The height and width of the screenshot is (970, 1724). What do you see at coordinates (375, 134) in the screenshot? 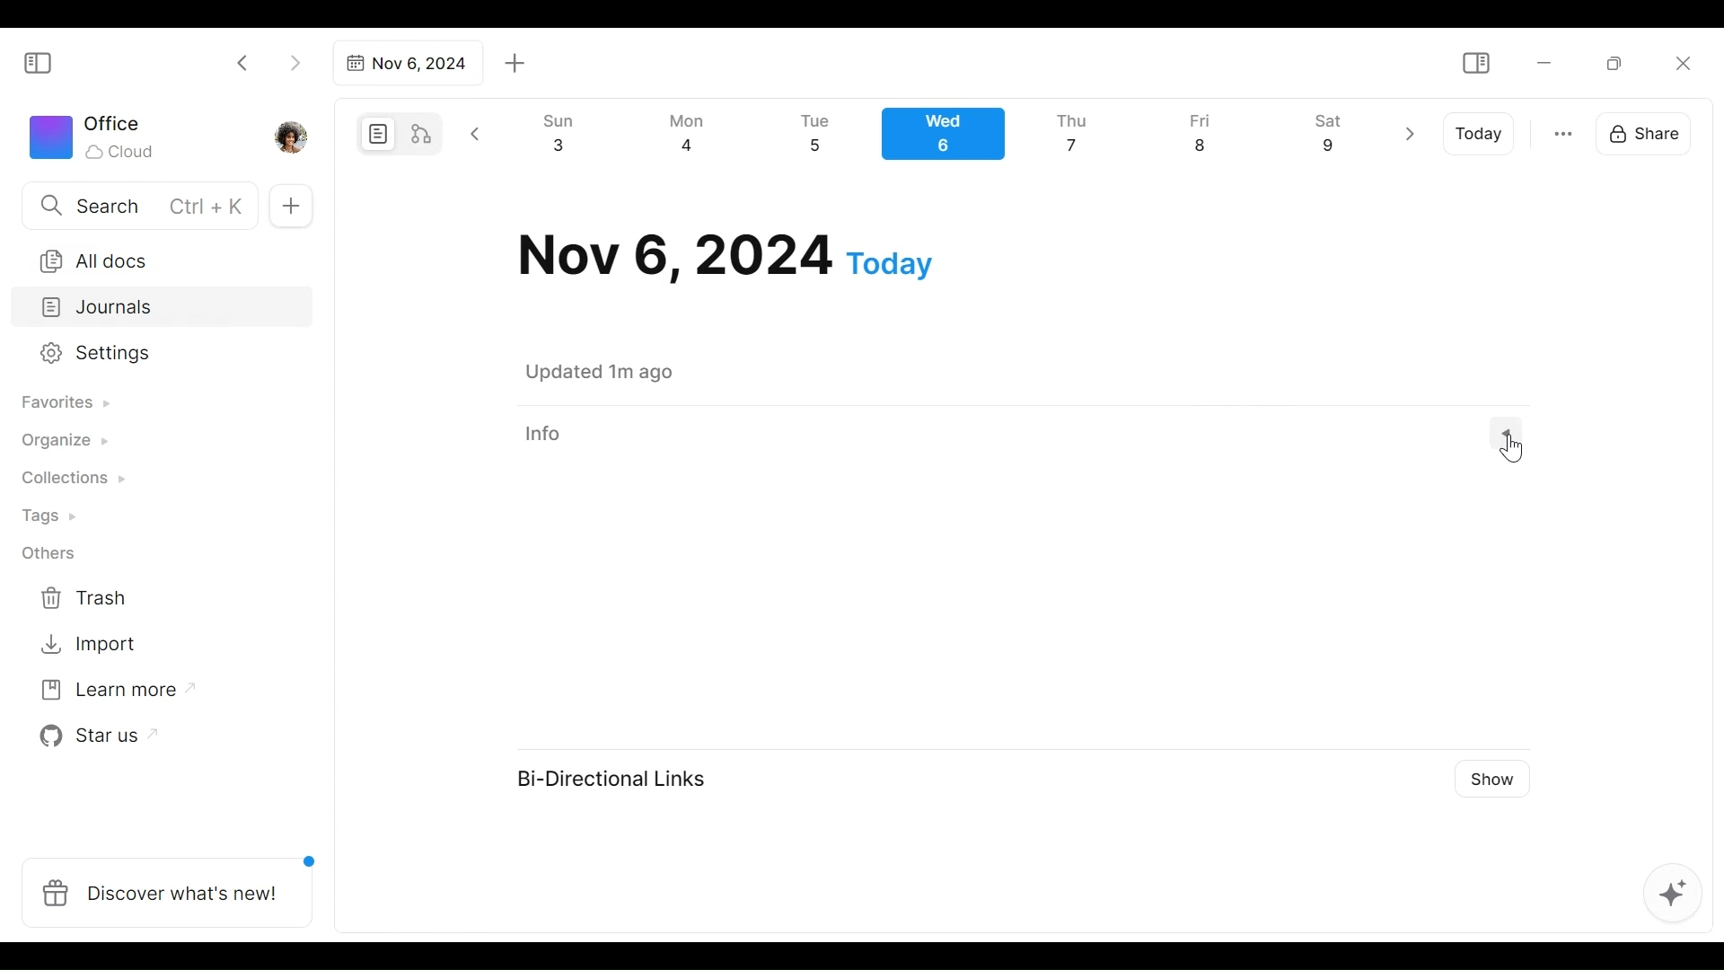
I see `Page mode` at bounding box center [375, 134].